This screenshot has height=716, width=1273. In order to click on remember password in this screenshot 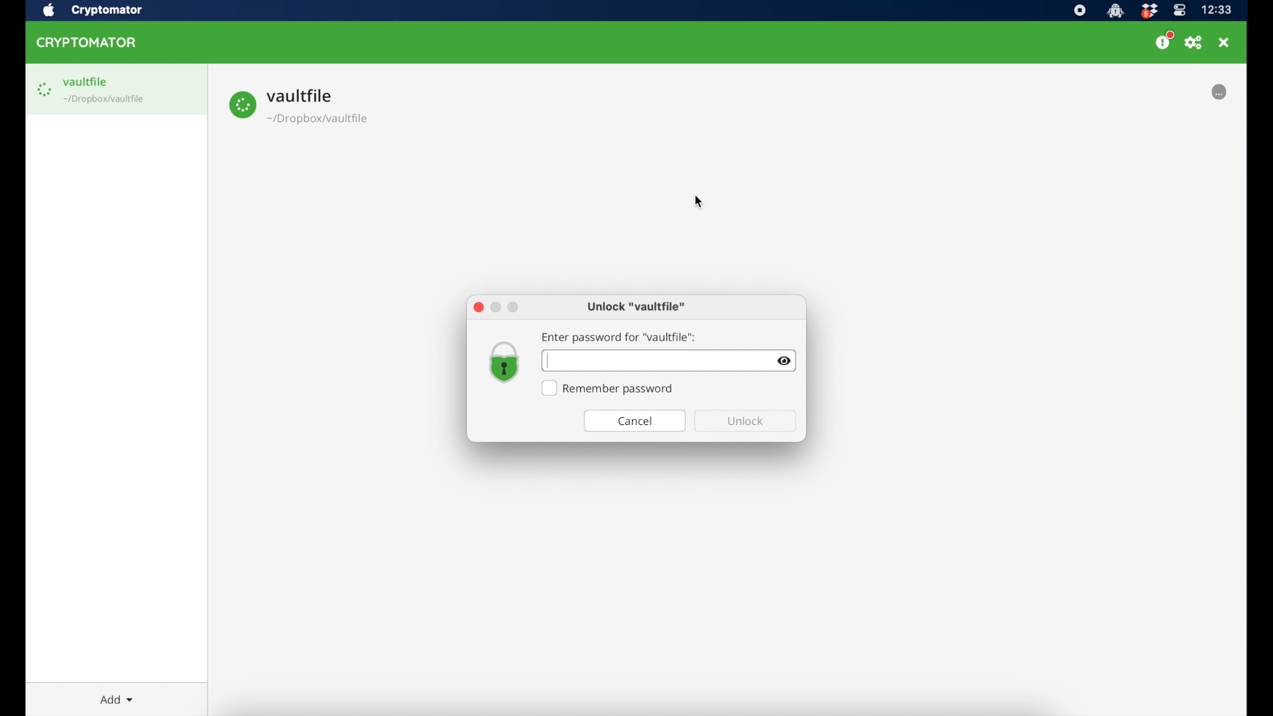, I will do `click(607, 388)`.